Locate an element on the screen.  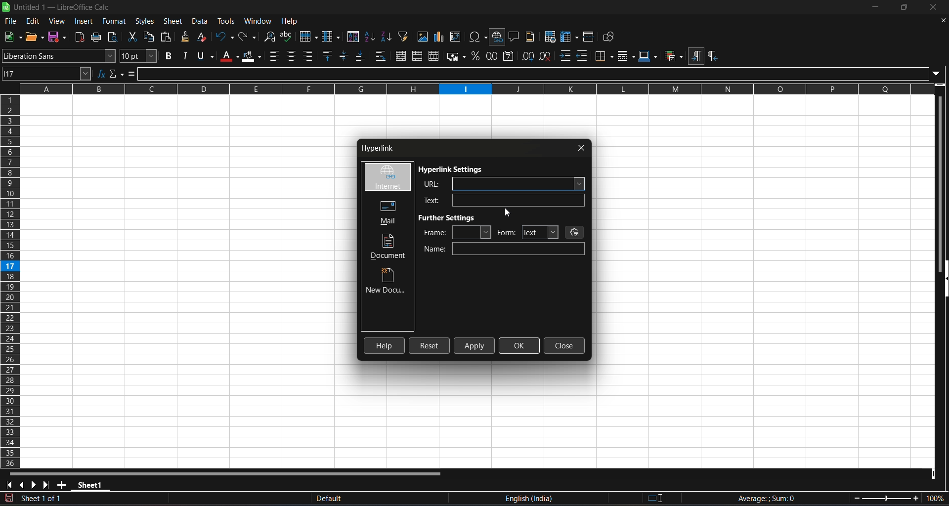
bold is located at coordinates (169, 56).